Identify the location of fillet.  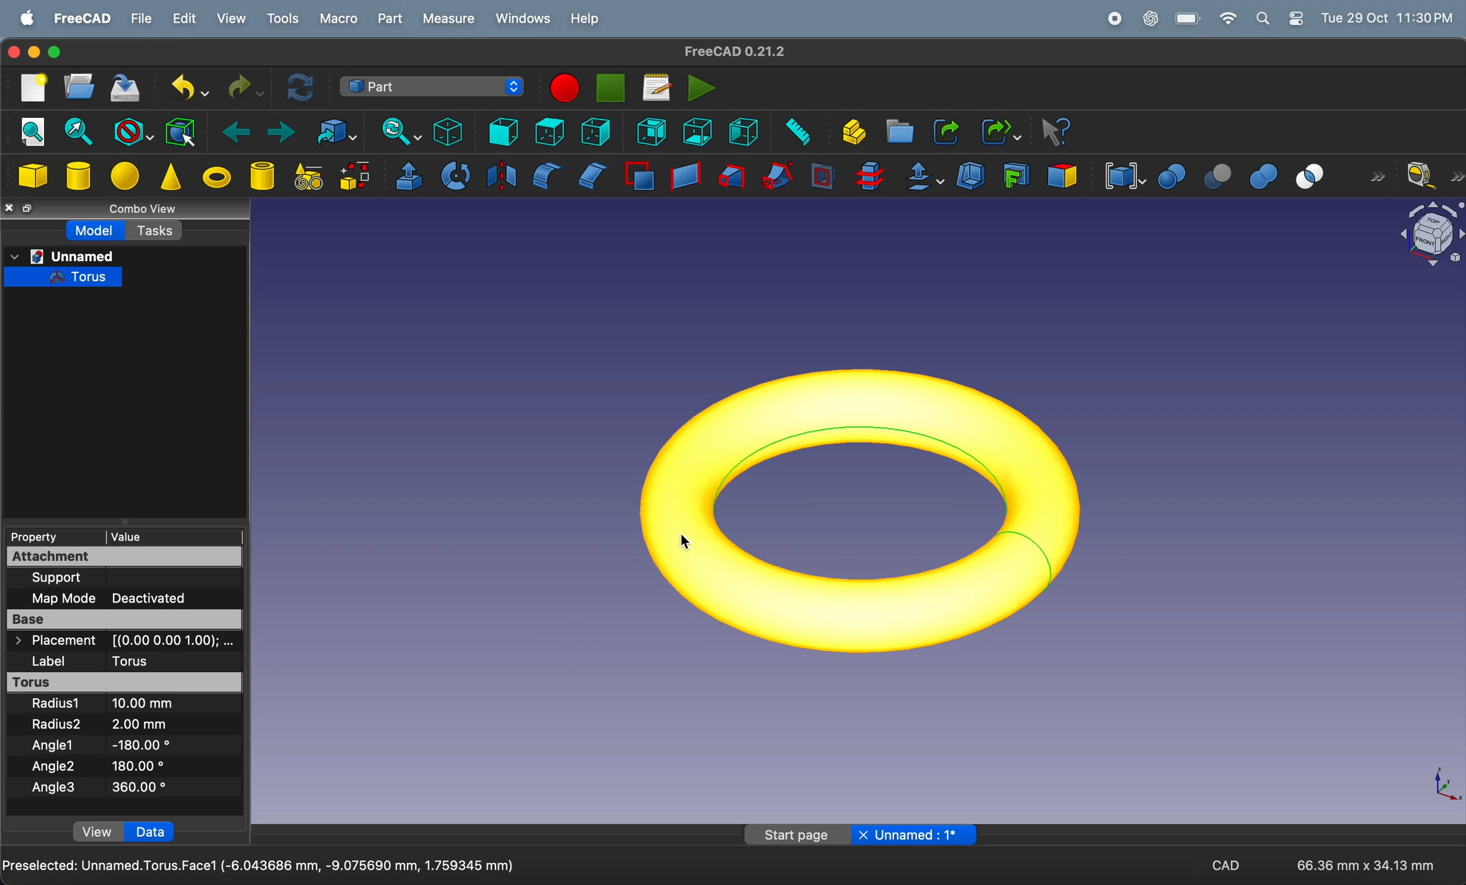
(544, 176).